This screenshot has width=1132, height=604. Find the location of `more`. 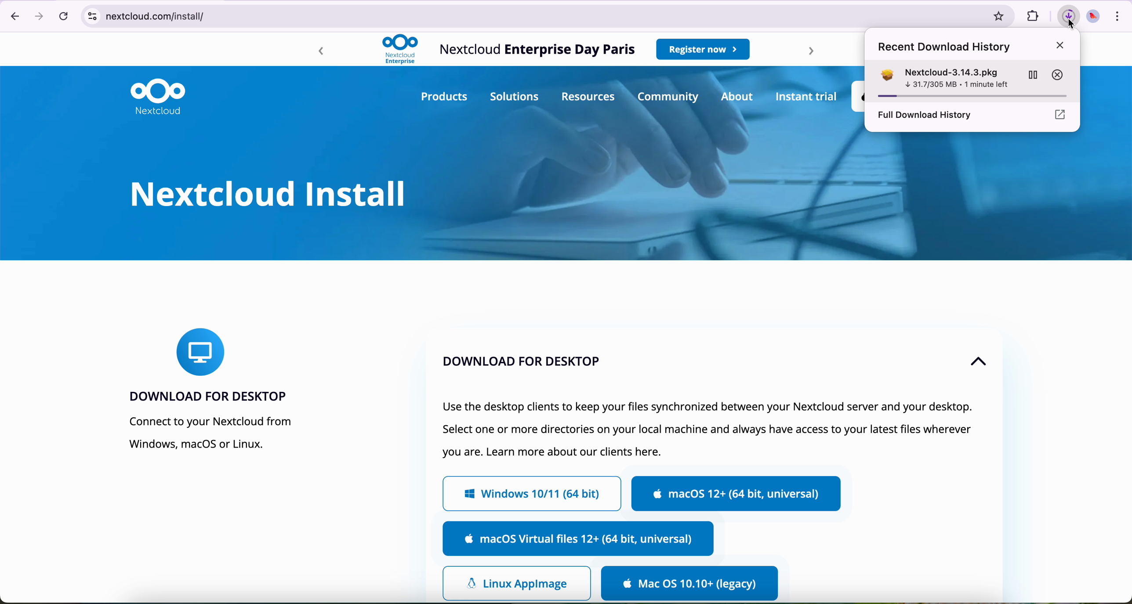

more is located at coordinates (1118, 14).